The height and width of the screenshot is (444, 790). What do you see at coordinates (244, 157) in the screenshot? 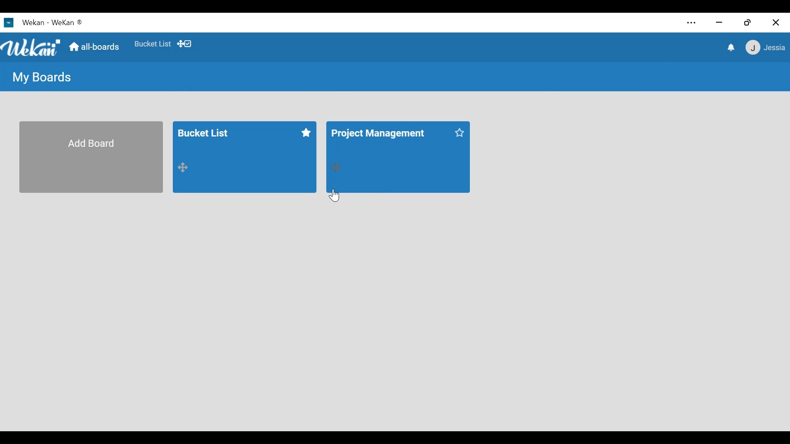
I see `Board` at bounding box center [244, 157].